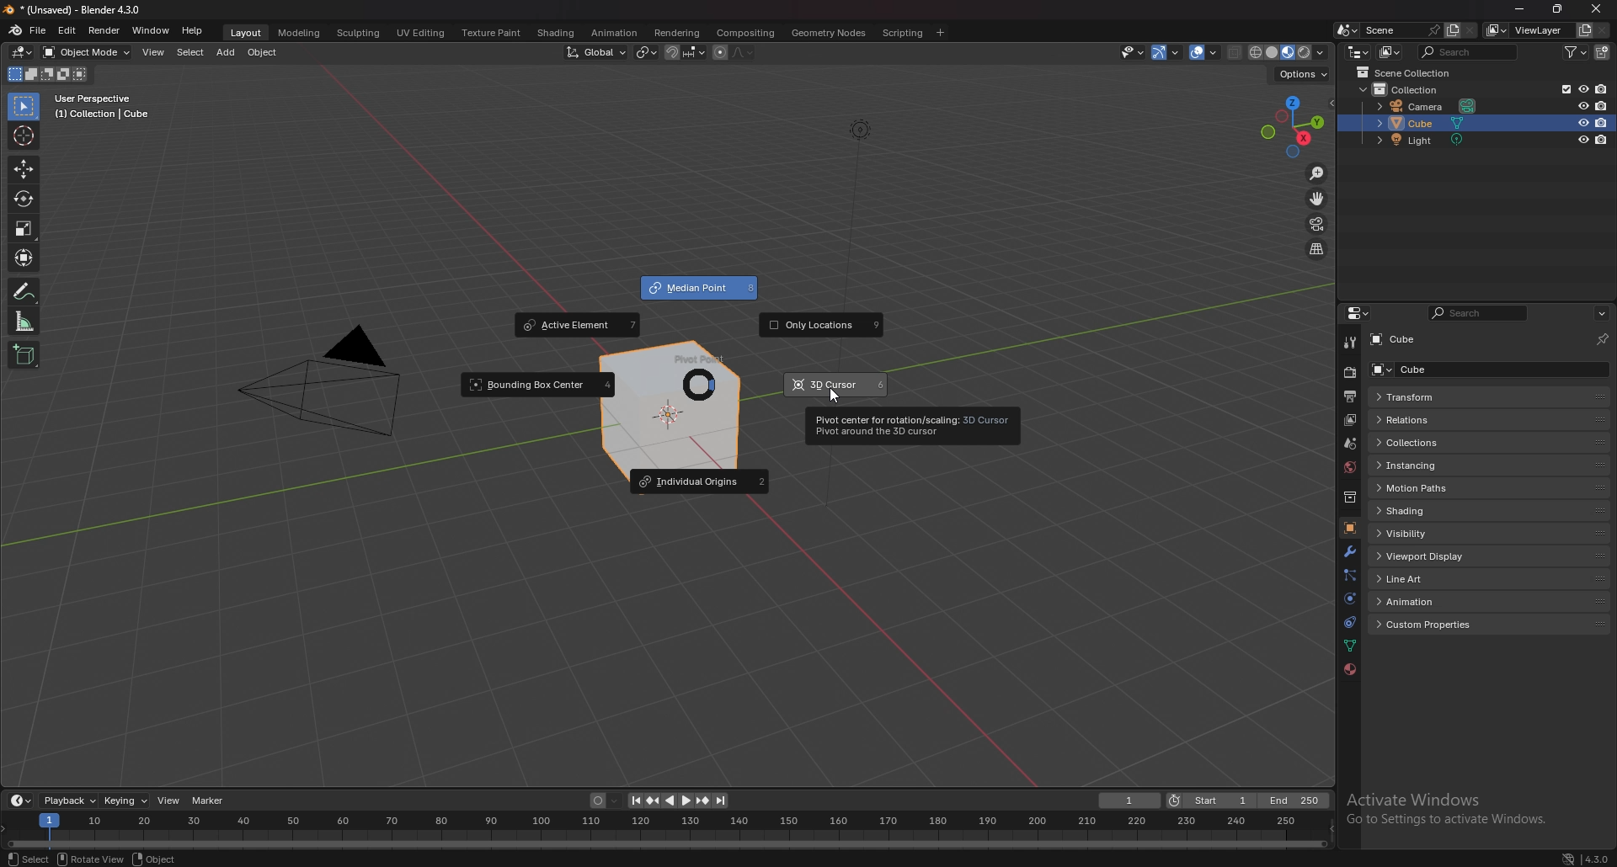 The image size is (1617, 867). I want to click on seek, so click(665, 832).